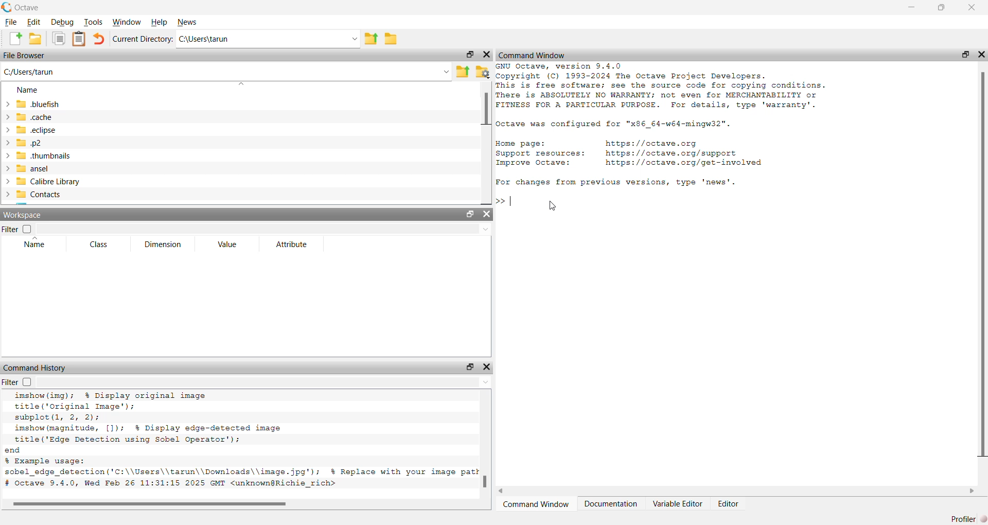 This screenshot has height=525, width=988. Describe the element at coordinates (486, 57) in the screenshot. I see `close` at that location.